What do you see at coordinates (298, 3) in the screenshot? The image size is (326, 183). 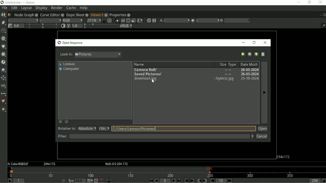 I see `Minimize` at bounding box center [298, 3].